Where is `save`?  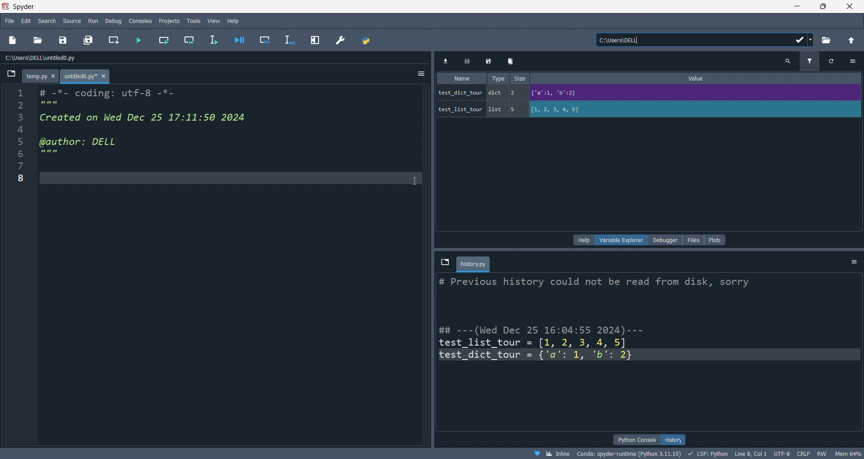
save is located at coordinates (469, 61).